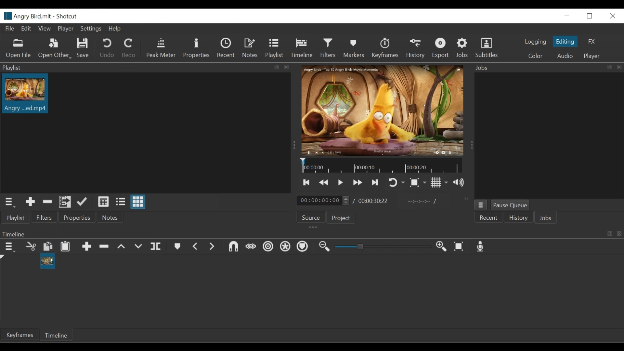 Image resolution: width=624 pixels, height=351 pixels. Describe the element at coordinates (83, 48) in the screenshot. I see `Save` at that location.